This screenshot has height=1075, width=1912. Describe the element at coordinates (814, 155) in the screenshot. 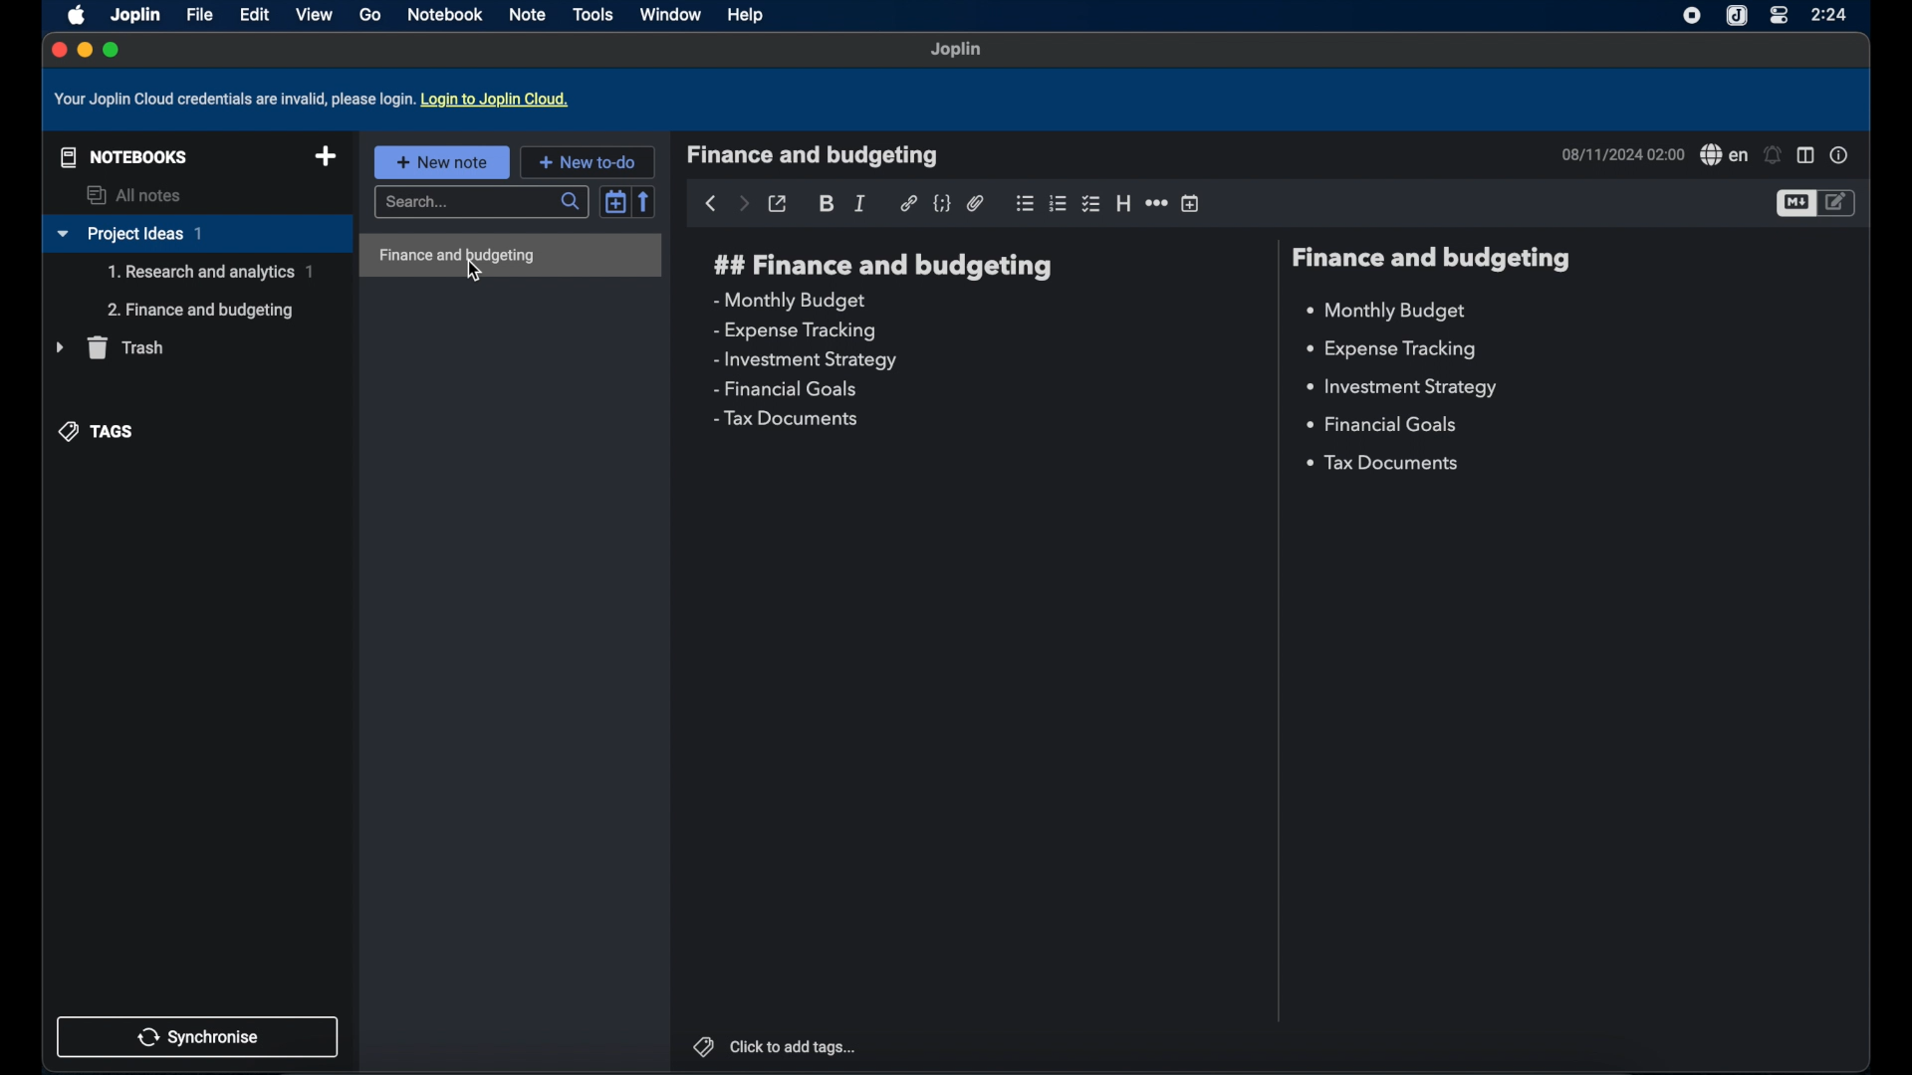

I see `finance and budgeting` at that location.